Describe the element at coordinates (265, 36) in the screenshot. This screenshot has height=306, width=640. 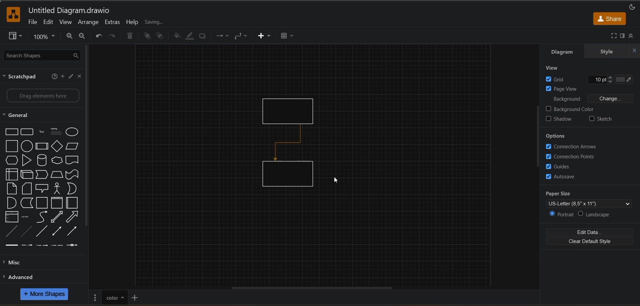
I see `insert` at that location.